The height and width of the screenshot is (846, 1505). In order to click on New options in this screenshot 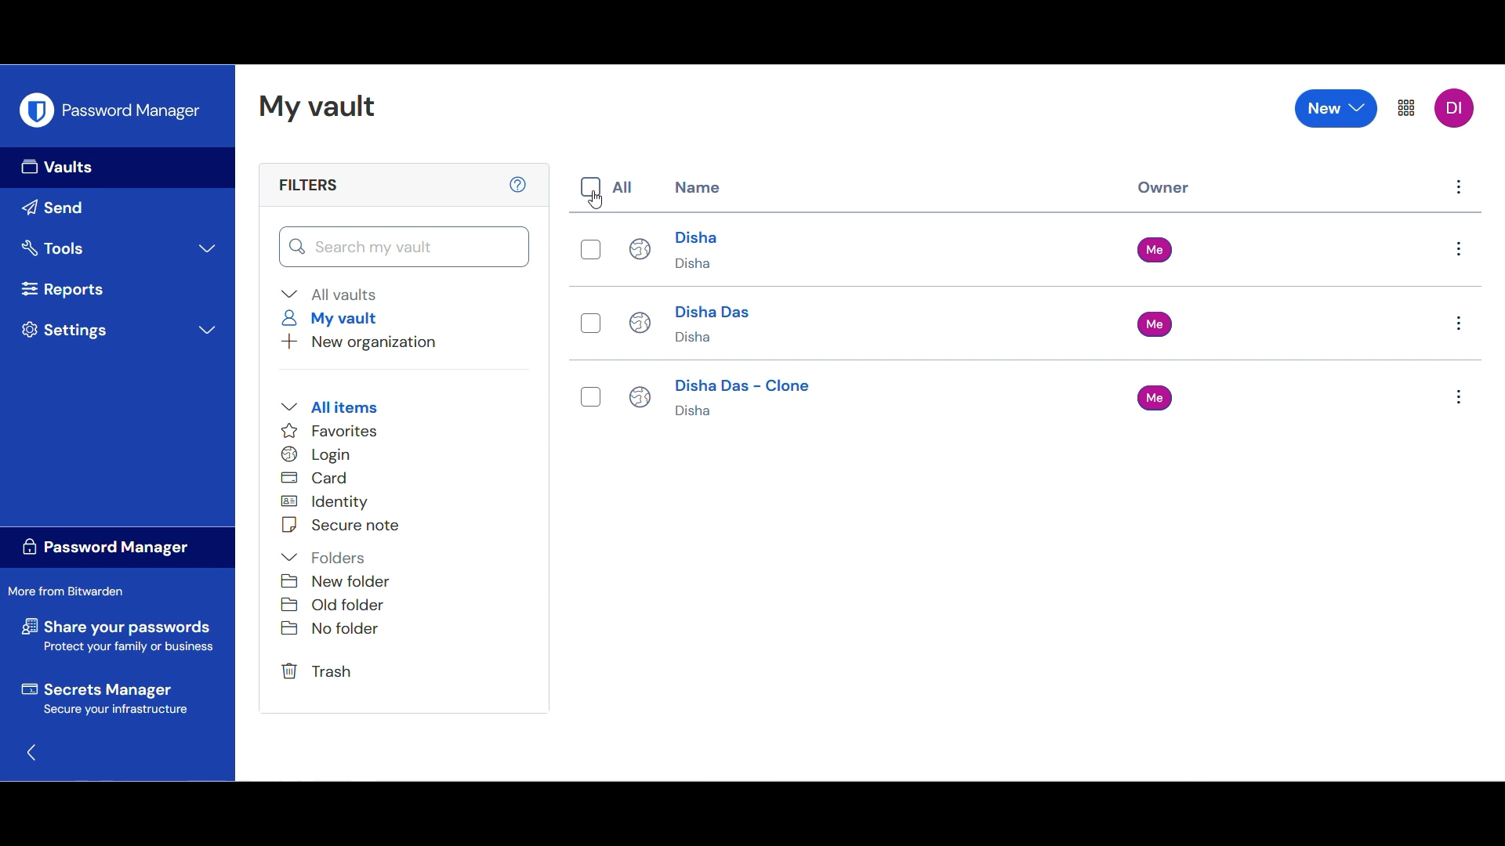, I will do `click(1336, 108)`.